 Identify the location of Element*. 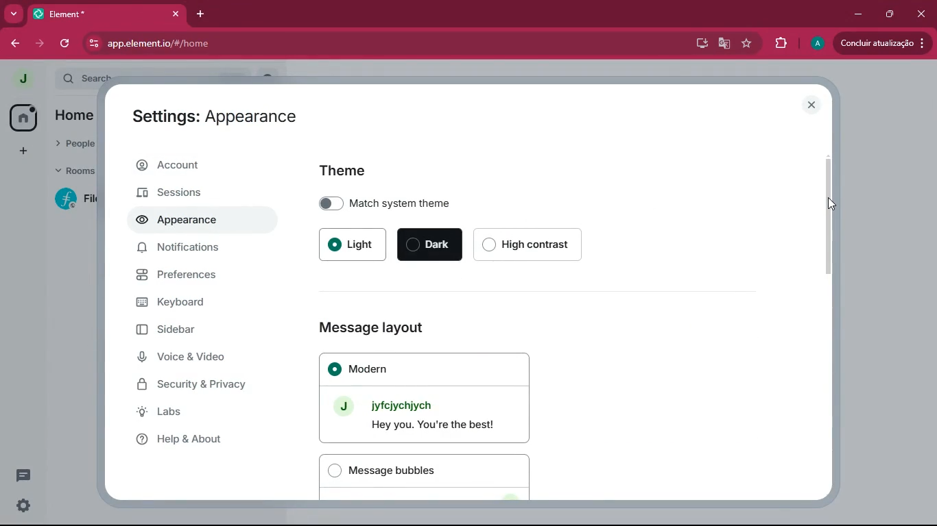
(98, 13).